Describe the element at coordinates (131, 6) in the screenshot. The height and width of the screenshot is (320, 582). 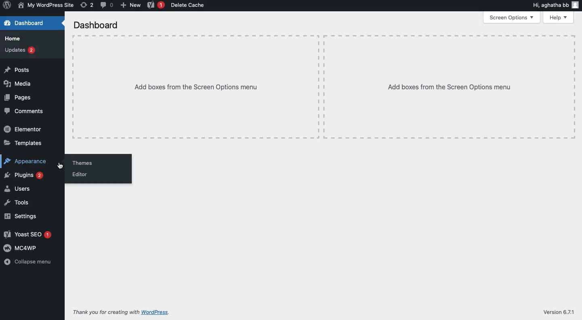
I see `New` at that location.